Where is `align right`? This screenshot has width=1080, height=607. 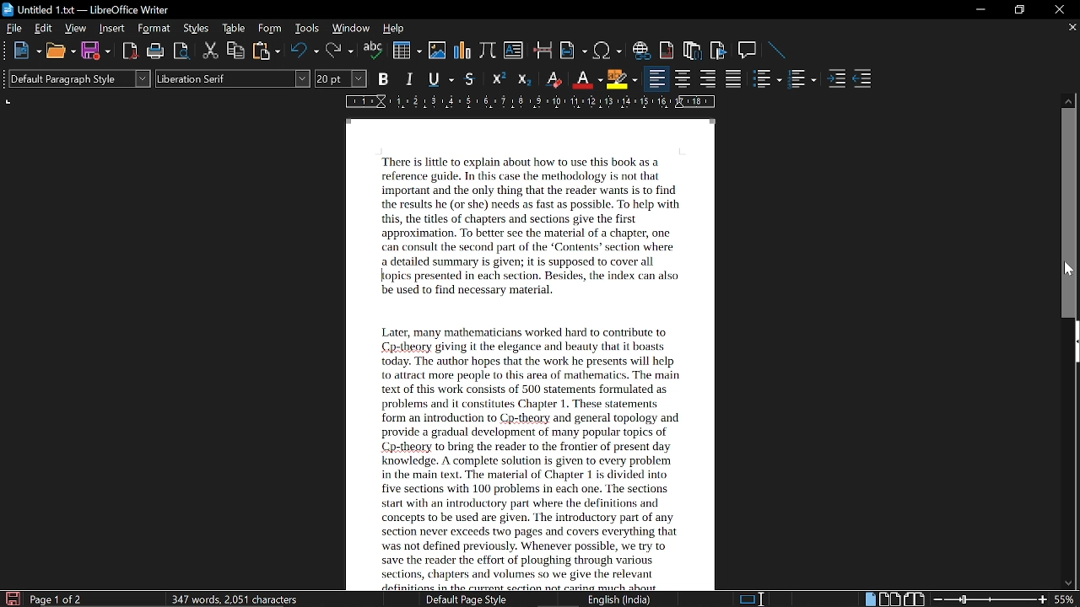 align right is located at coordinates (708, 80).